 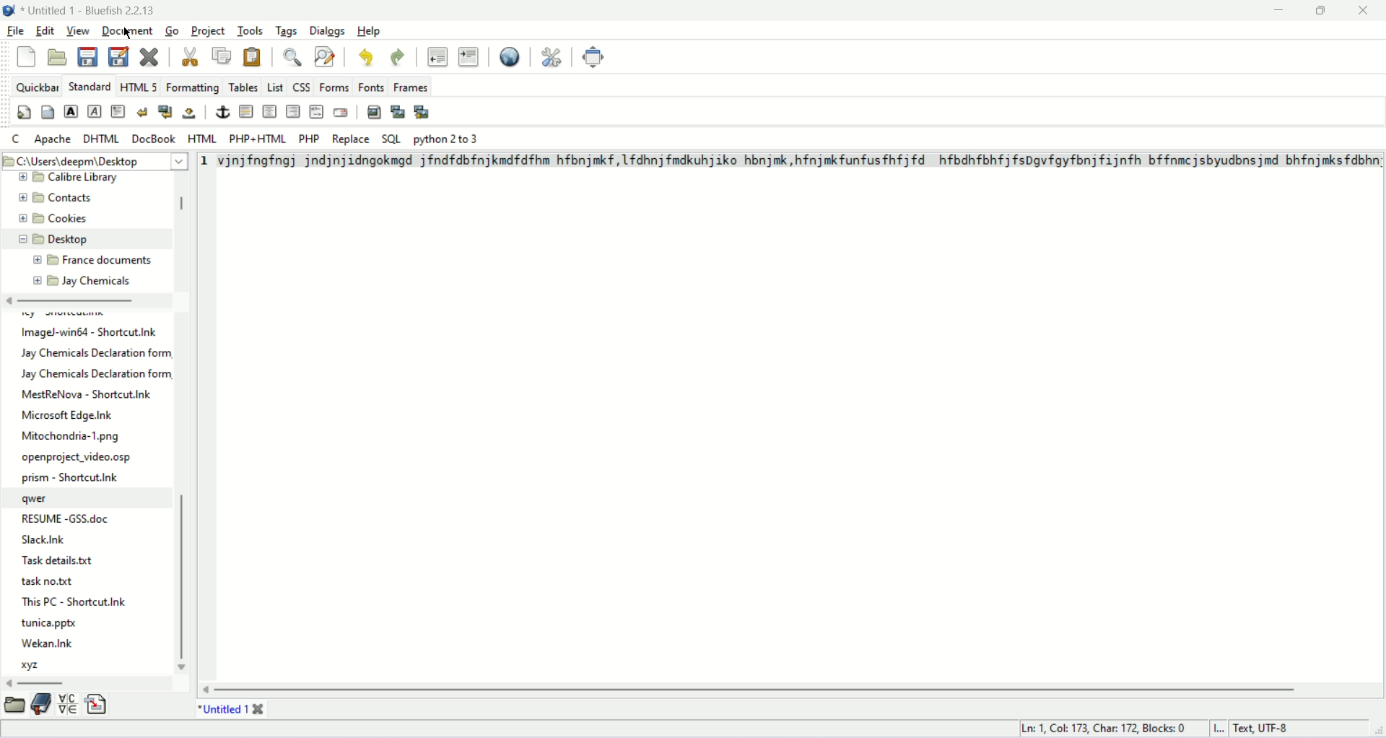 I want to click on Desktop, so click(x=72, y=239).